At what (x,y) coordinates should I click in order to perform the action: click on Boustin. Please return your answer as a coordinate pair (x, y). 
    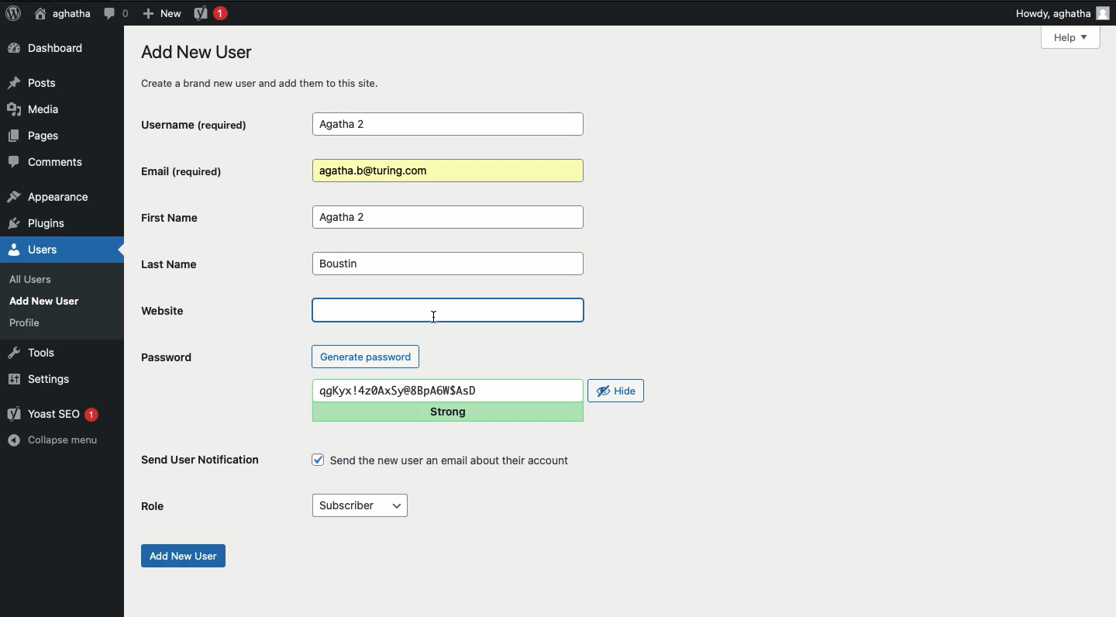
    Looking at the image, I should click on (446, 264).